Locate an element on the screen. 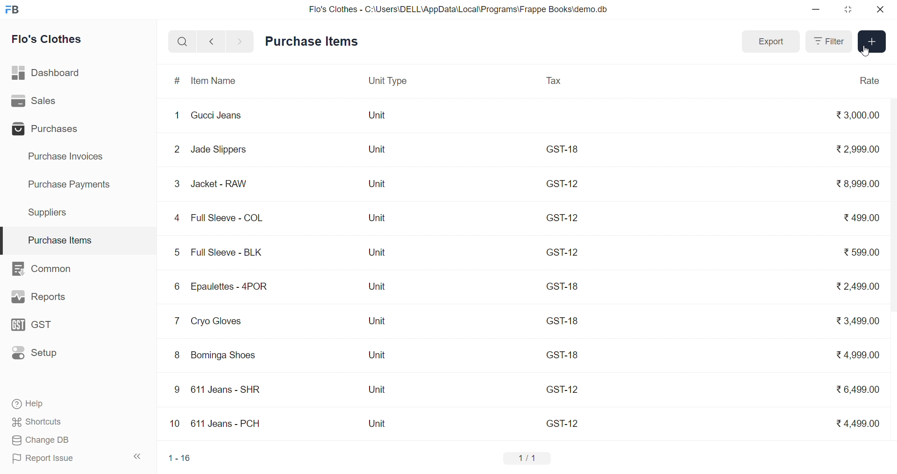 The height and width of the screenshot is (474, 897). Unit is located at coordinates (375, 356).